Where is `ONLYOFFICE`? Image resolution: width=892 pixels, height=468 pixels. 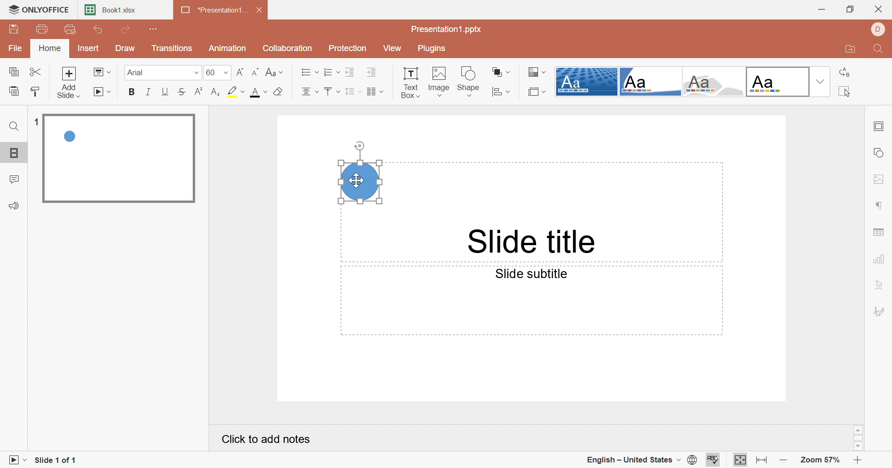
ONLYOFFICE is located at coordinates (38, 8).